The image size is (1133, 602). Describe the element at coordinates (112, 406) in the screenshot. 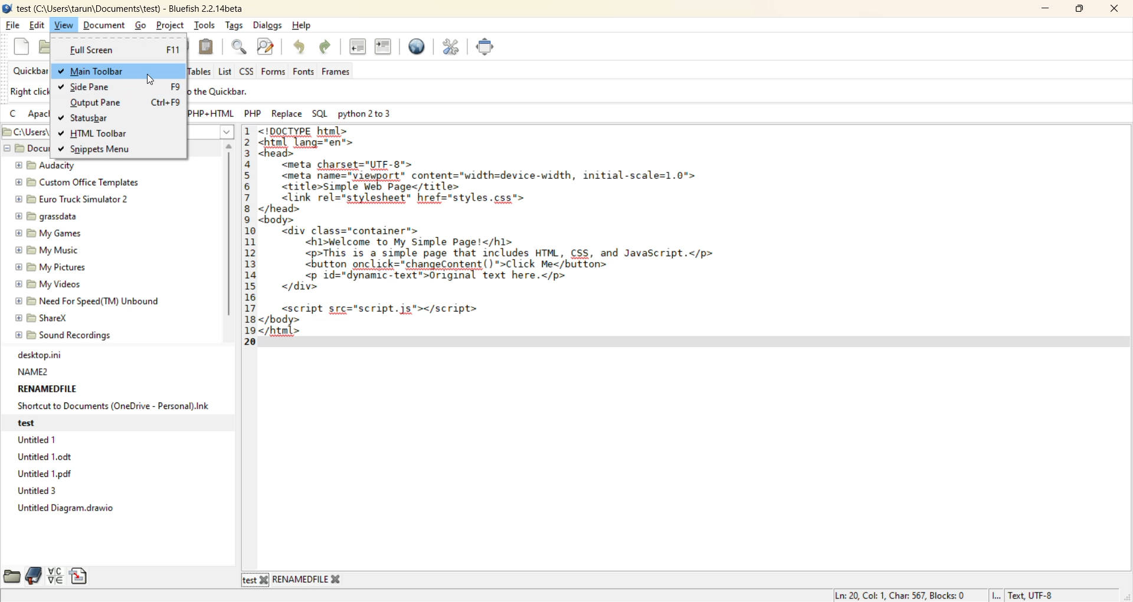

I see `Shortcut to Documents (OneDrive - Personal).Ink` at that location.